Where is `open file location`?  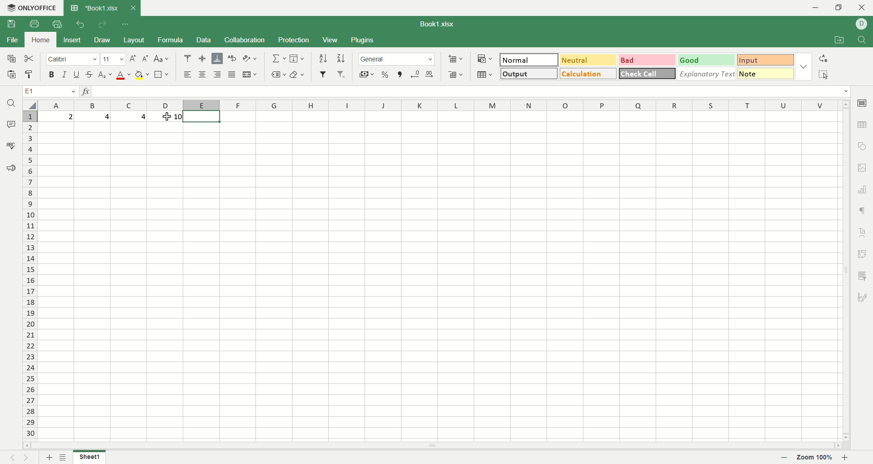 open file location is located at coordinates (838, 41).